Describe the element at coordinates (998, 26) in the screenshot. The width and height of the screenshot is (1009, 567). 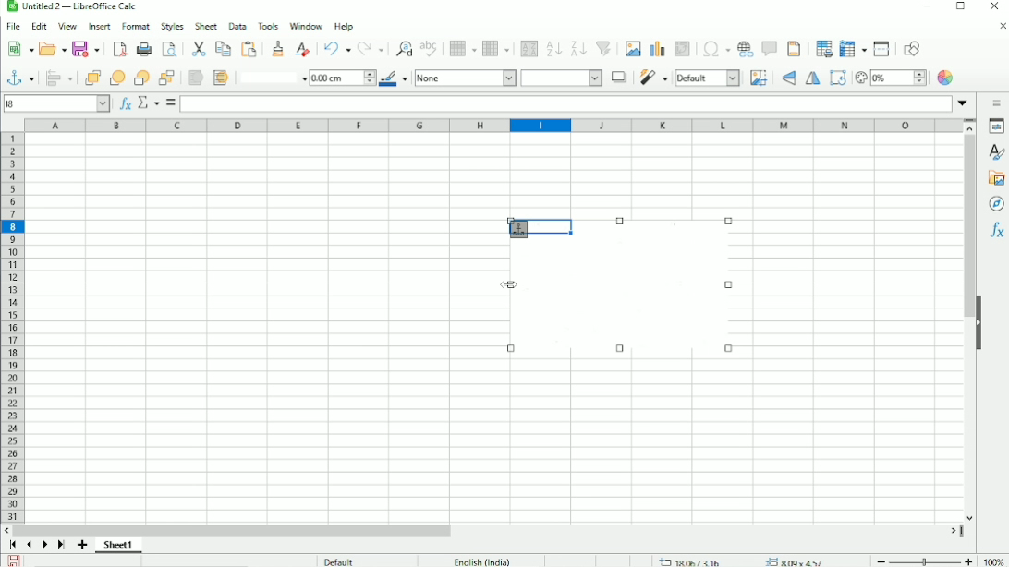
I see `Close document` at that location.